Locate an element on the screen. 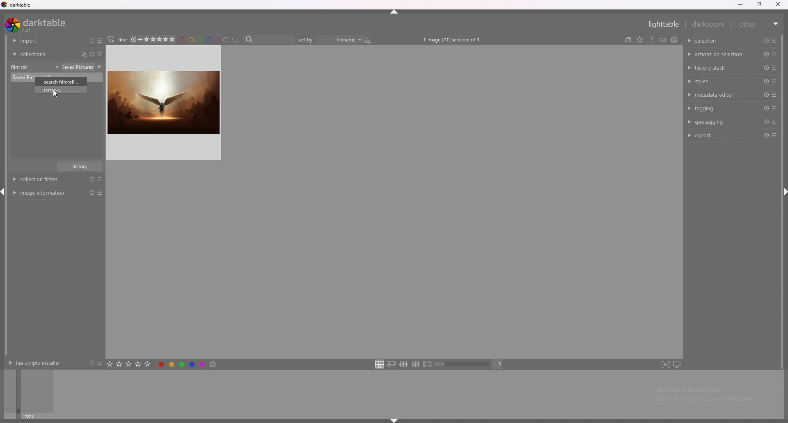 The image size is (788, 423). resets is located at coordinates (90, 40).